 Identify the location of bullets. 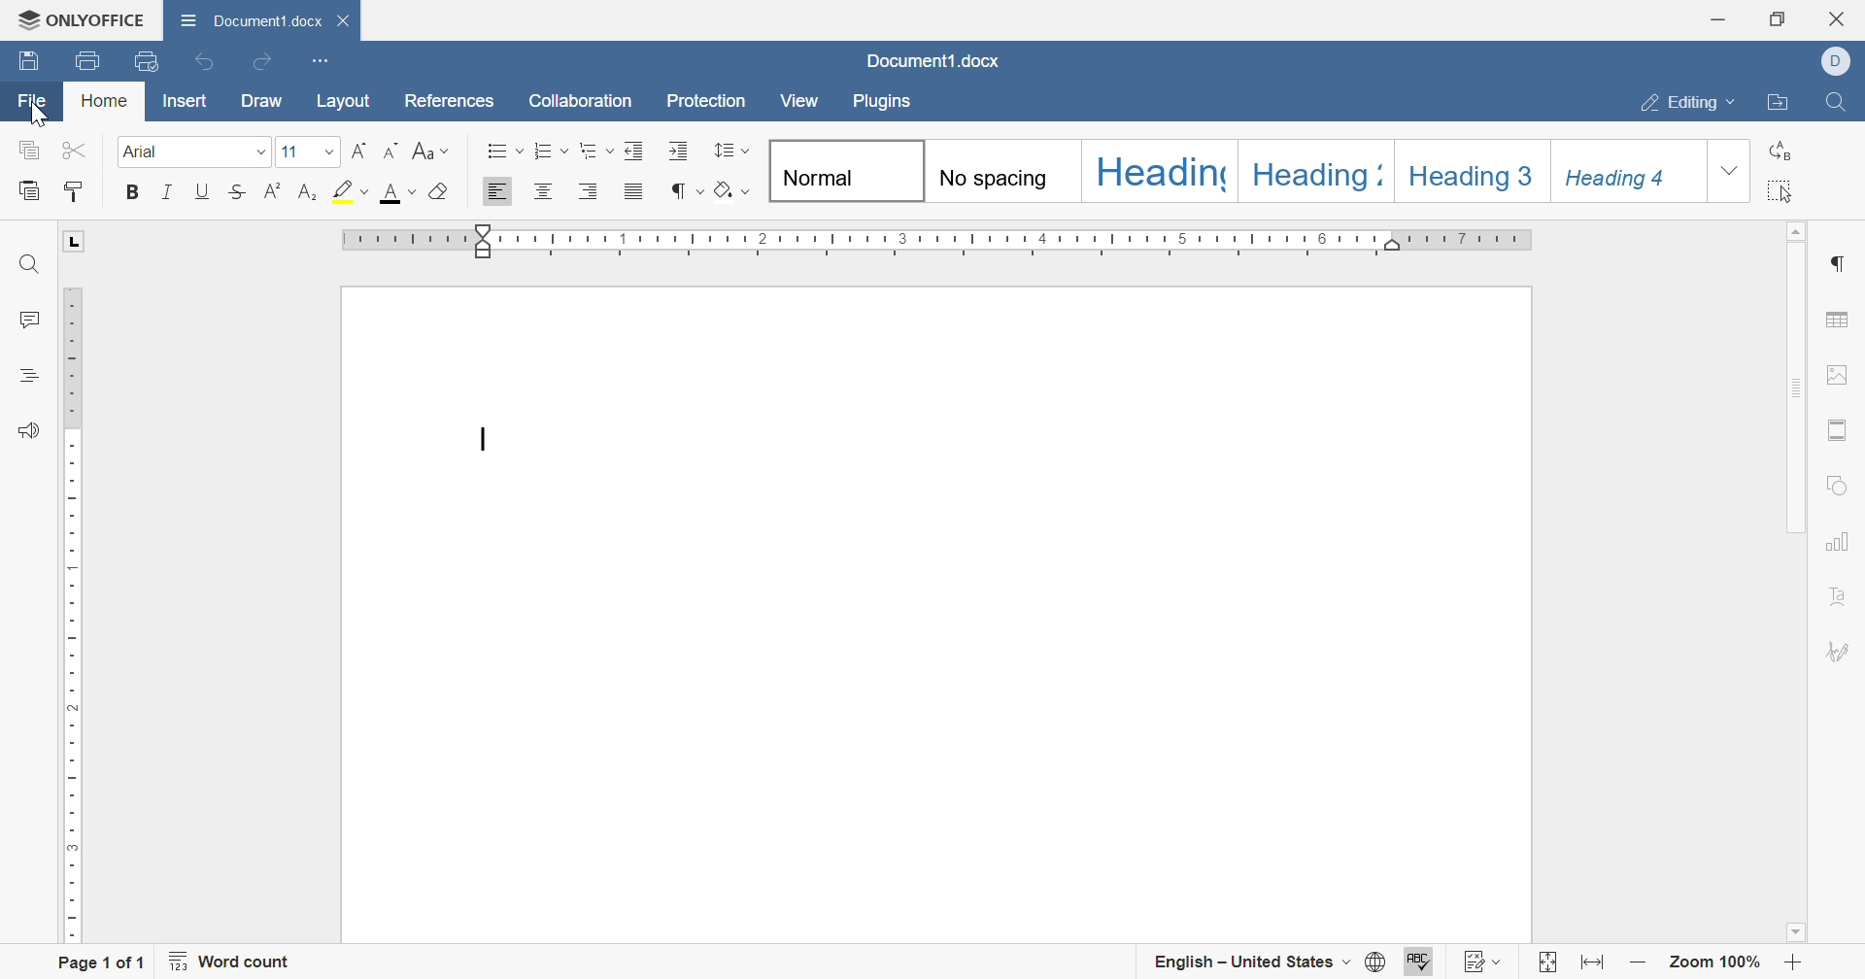
(505, 150).